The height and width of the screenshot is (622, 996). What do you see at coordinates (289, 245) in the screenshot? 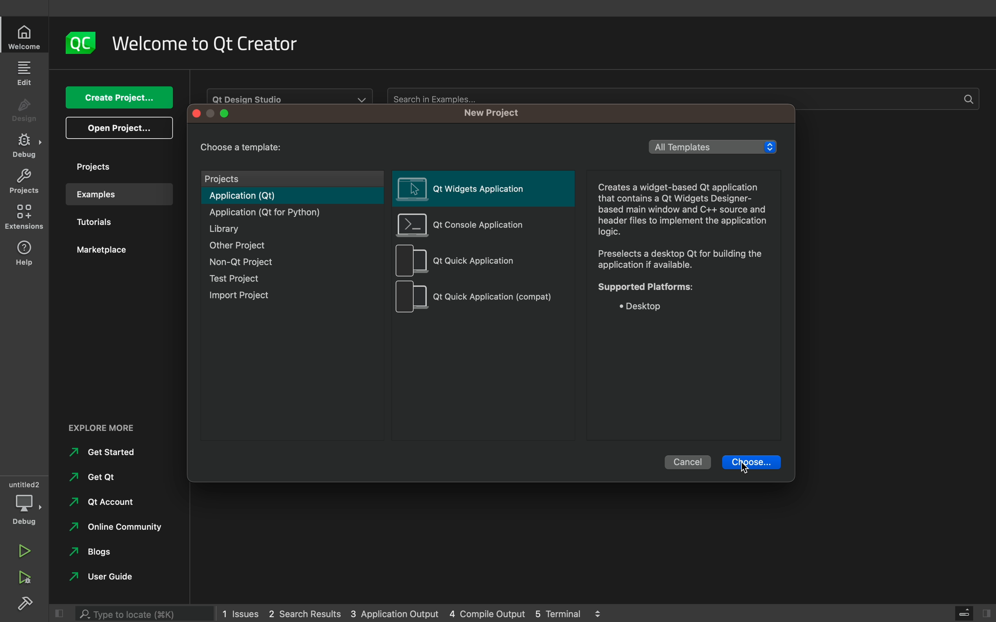
I see `other project` at bounding box center [289, 245].